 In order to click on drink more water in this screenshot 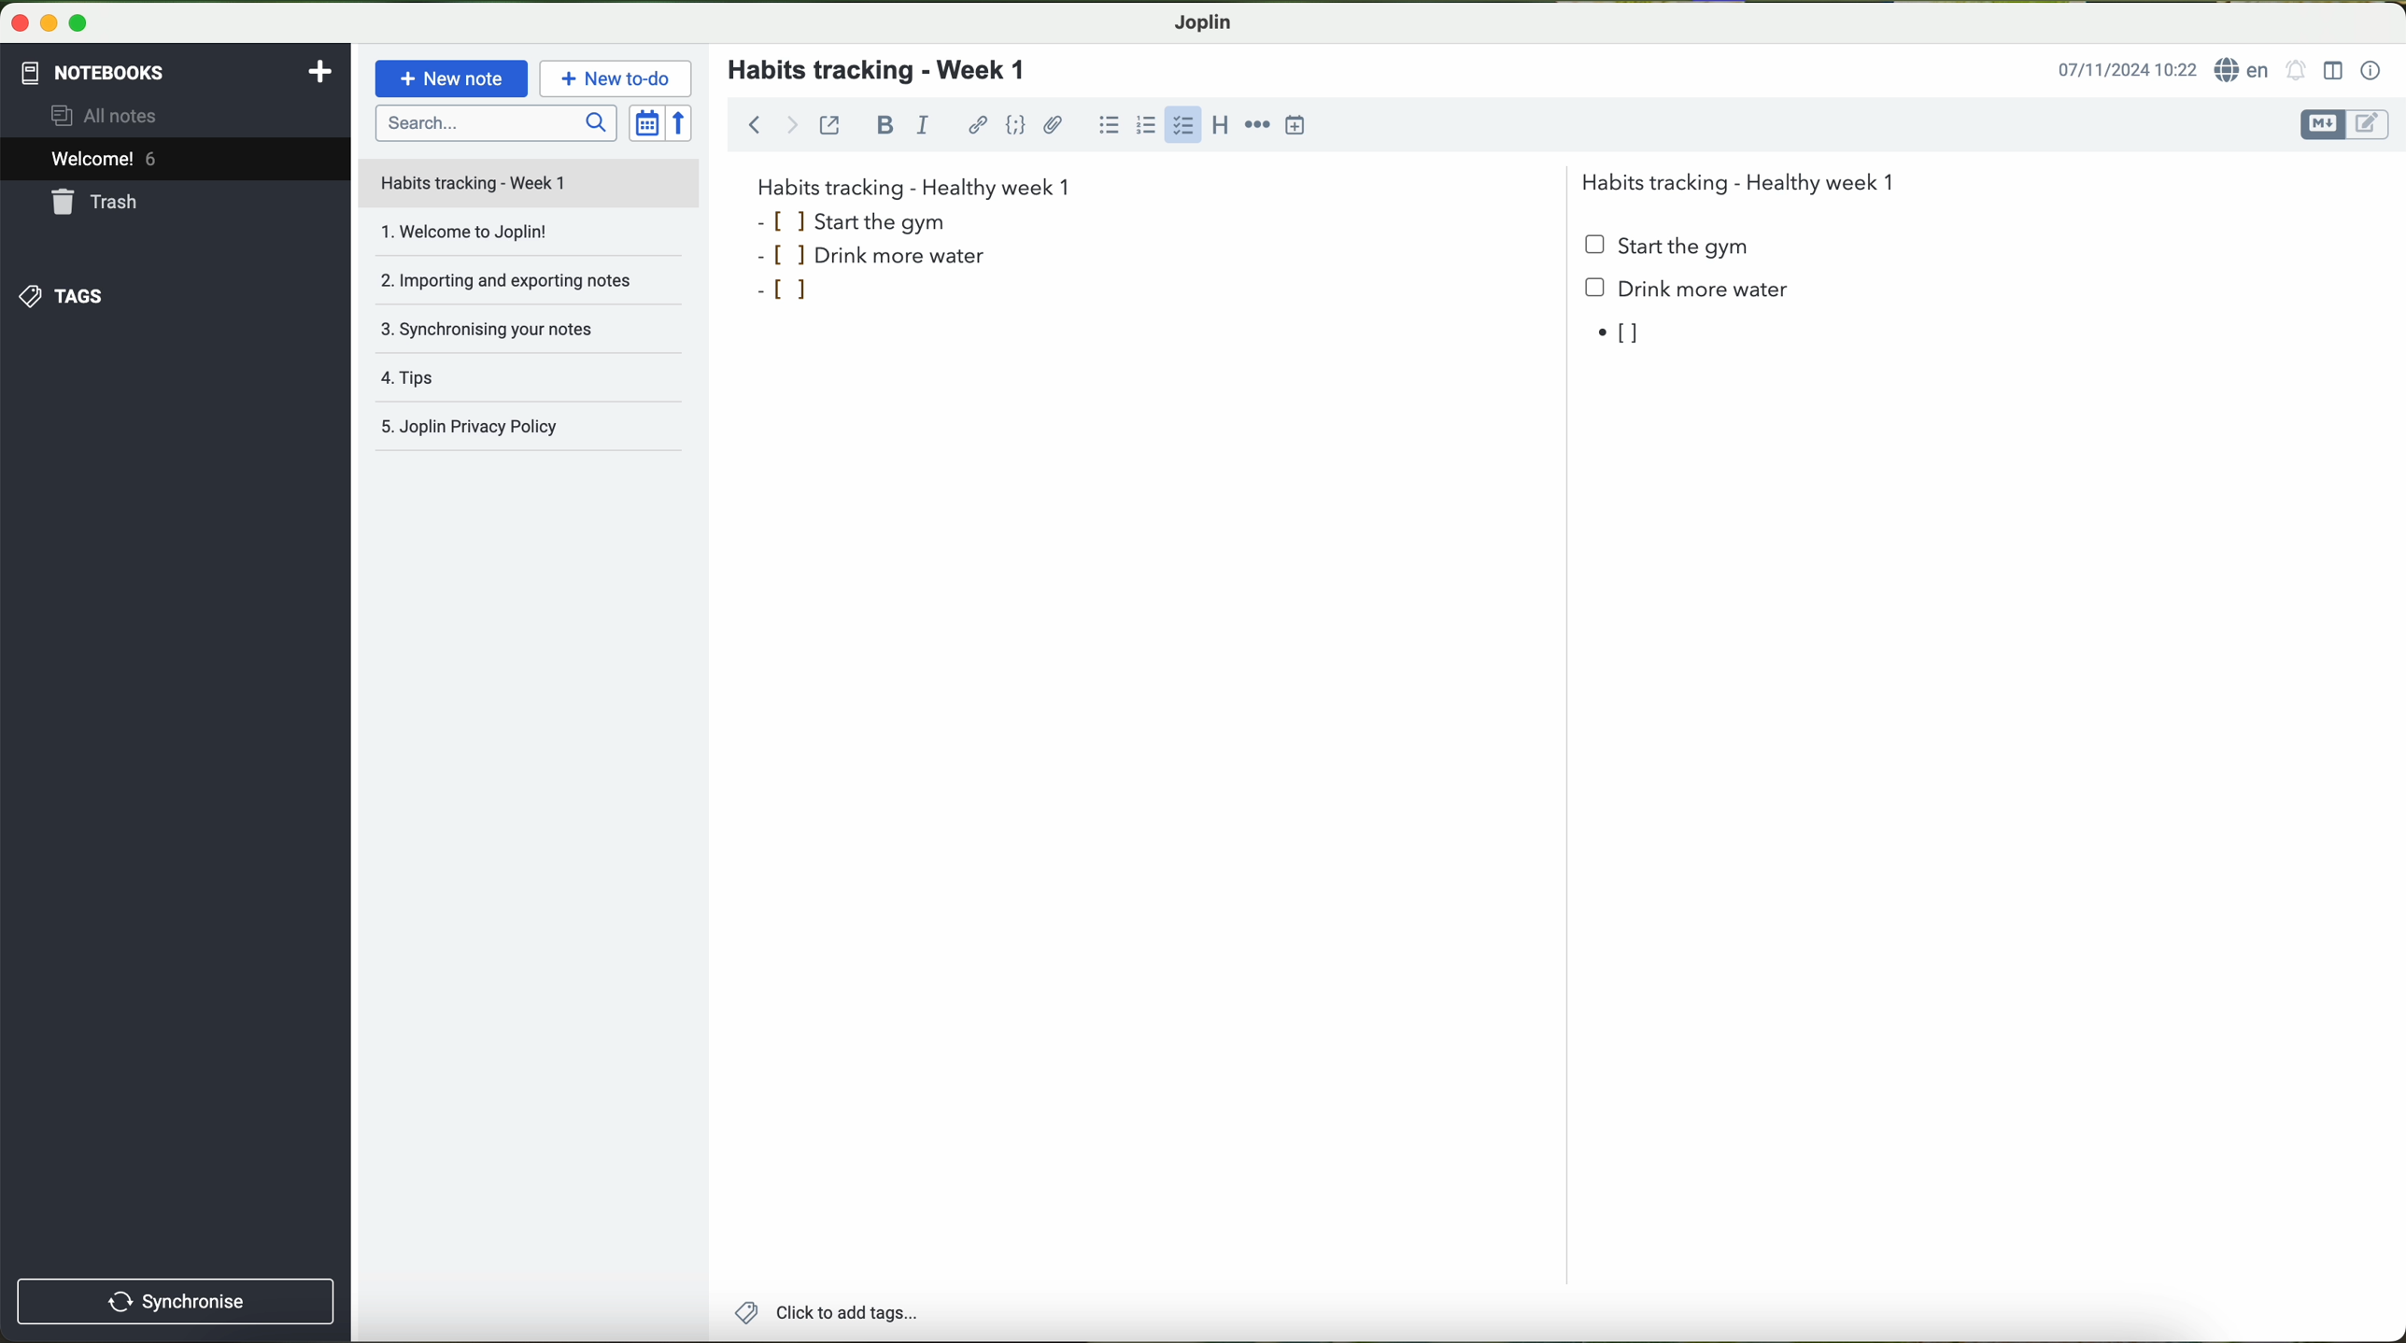, I will do `click(892, 256)`.